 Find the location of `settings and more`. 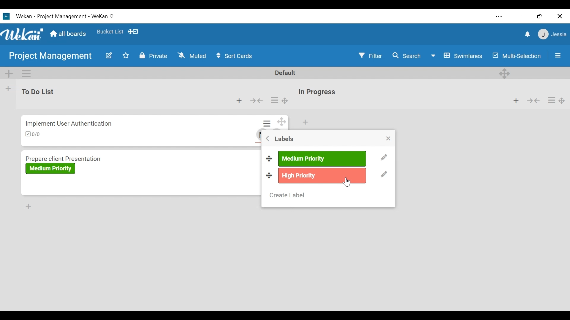

settings and more is located at coordinates (498, 16).